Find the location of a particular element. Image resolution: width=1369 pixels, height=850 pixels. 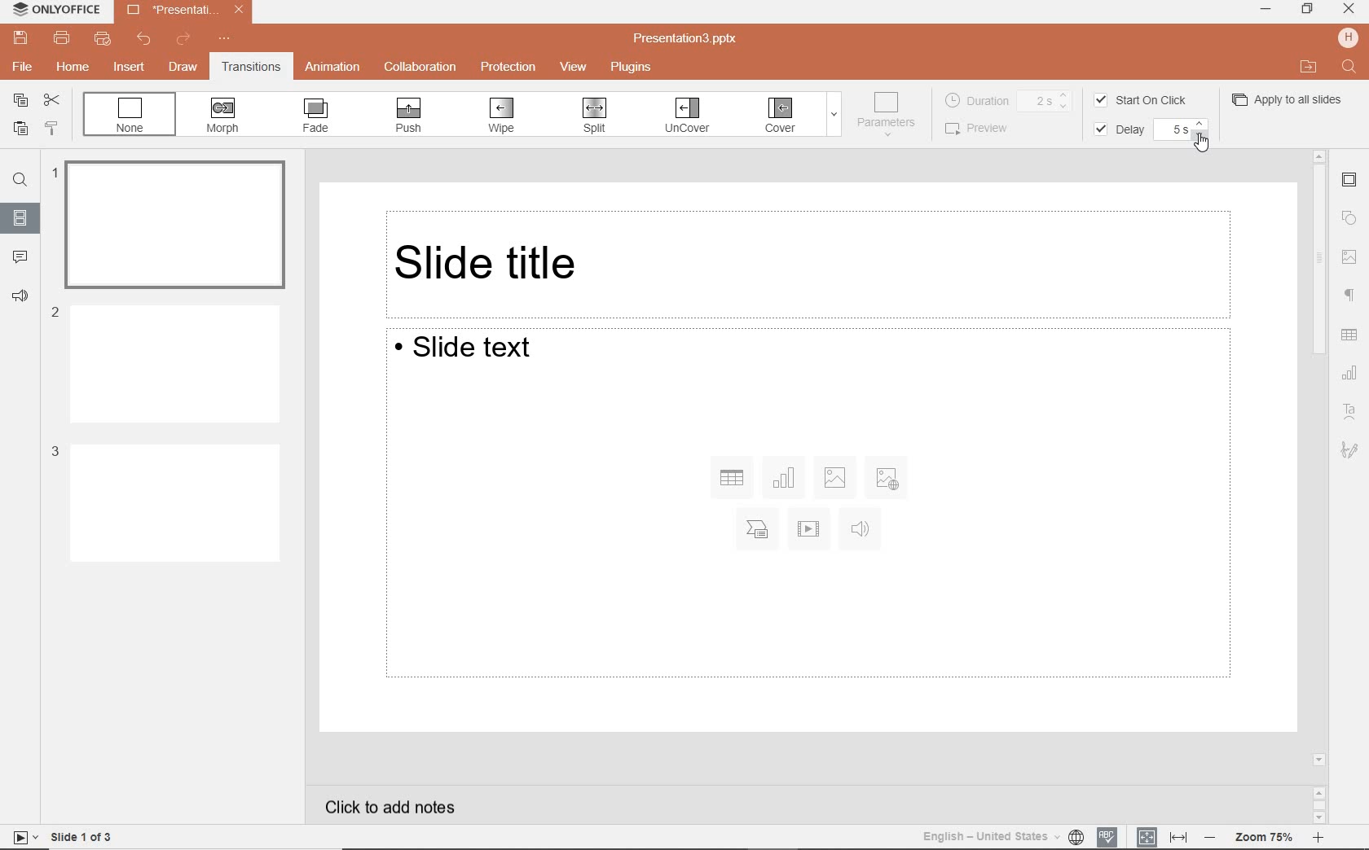

customize quick access toolbar is located at coordinates (225, 41).